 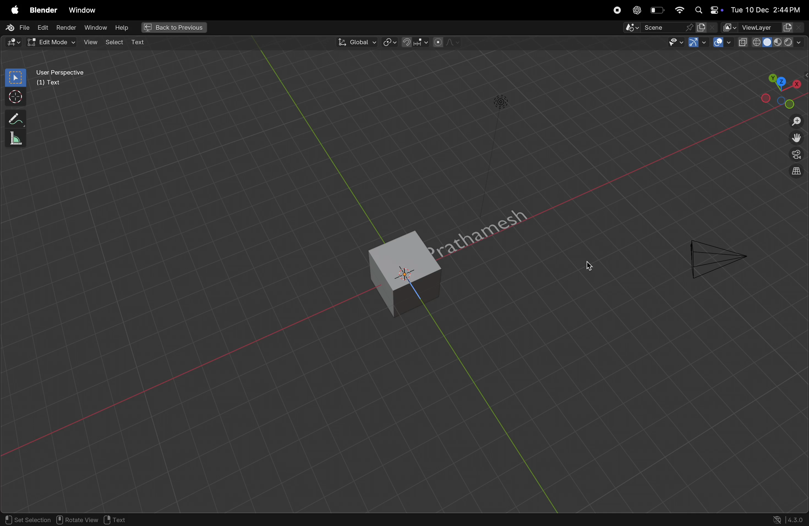 I want to click on select, so click(x=14, y=77).